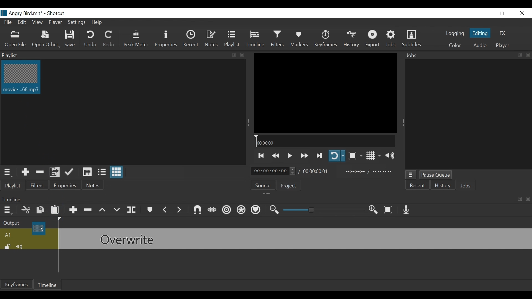 Image resolution: width=532 pixels, height=299 pixels. Describe the element at coordinates (391, 156) in the screenshot. I see `Show volume control` at that location.